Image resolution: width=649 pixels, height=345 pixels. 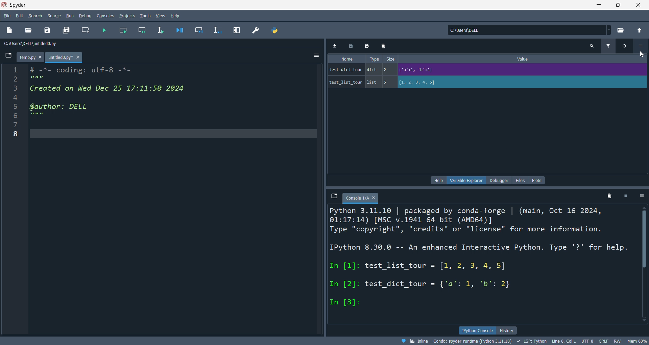 I want to click on LSP:PYTHON, so click(x=533, y=341).